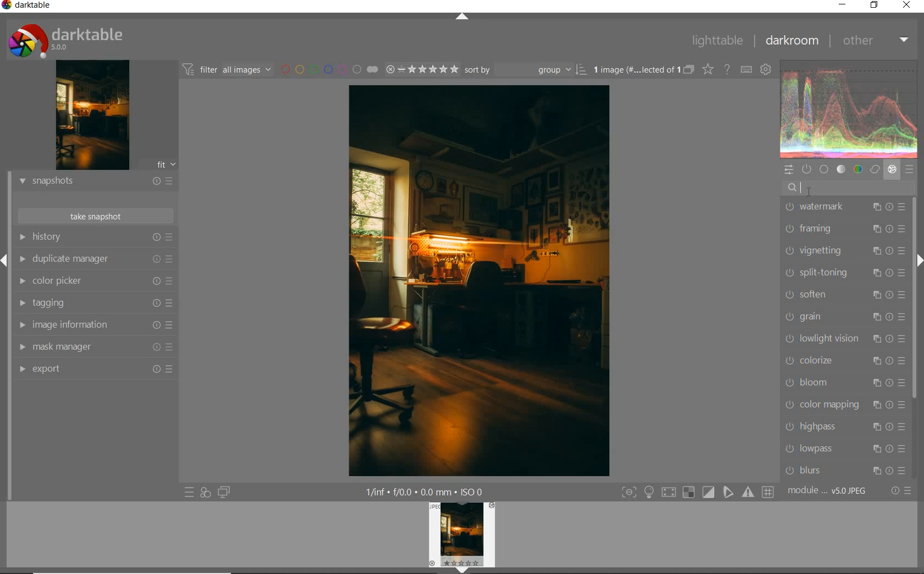 This screenshot has height=574, width=924. Describe the element at coordinates (809, 191) in the screenshot. I see `cursor` at that location.